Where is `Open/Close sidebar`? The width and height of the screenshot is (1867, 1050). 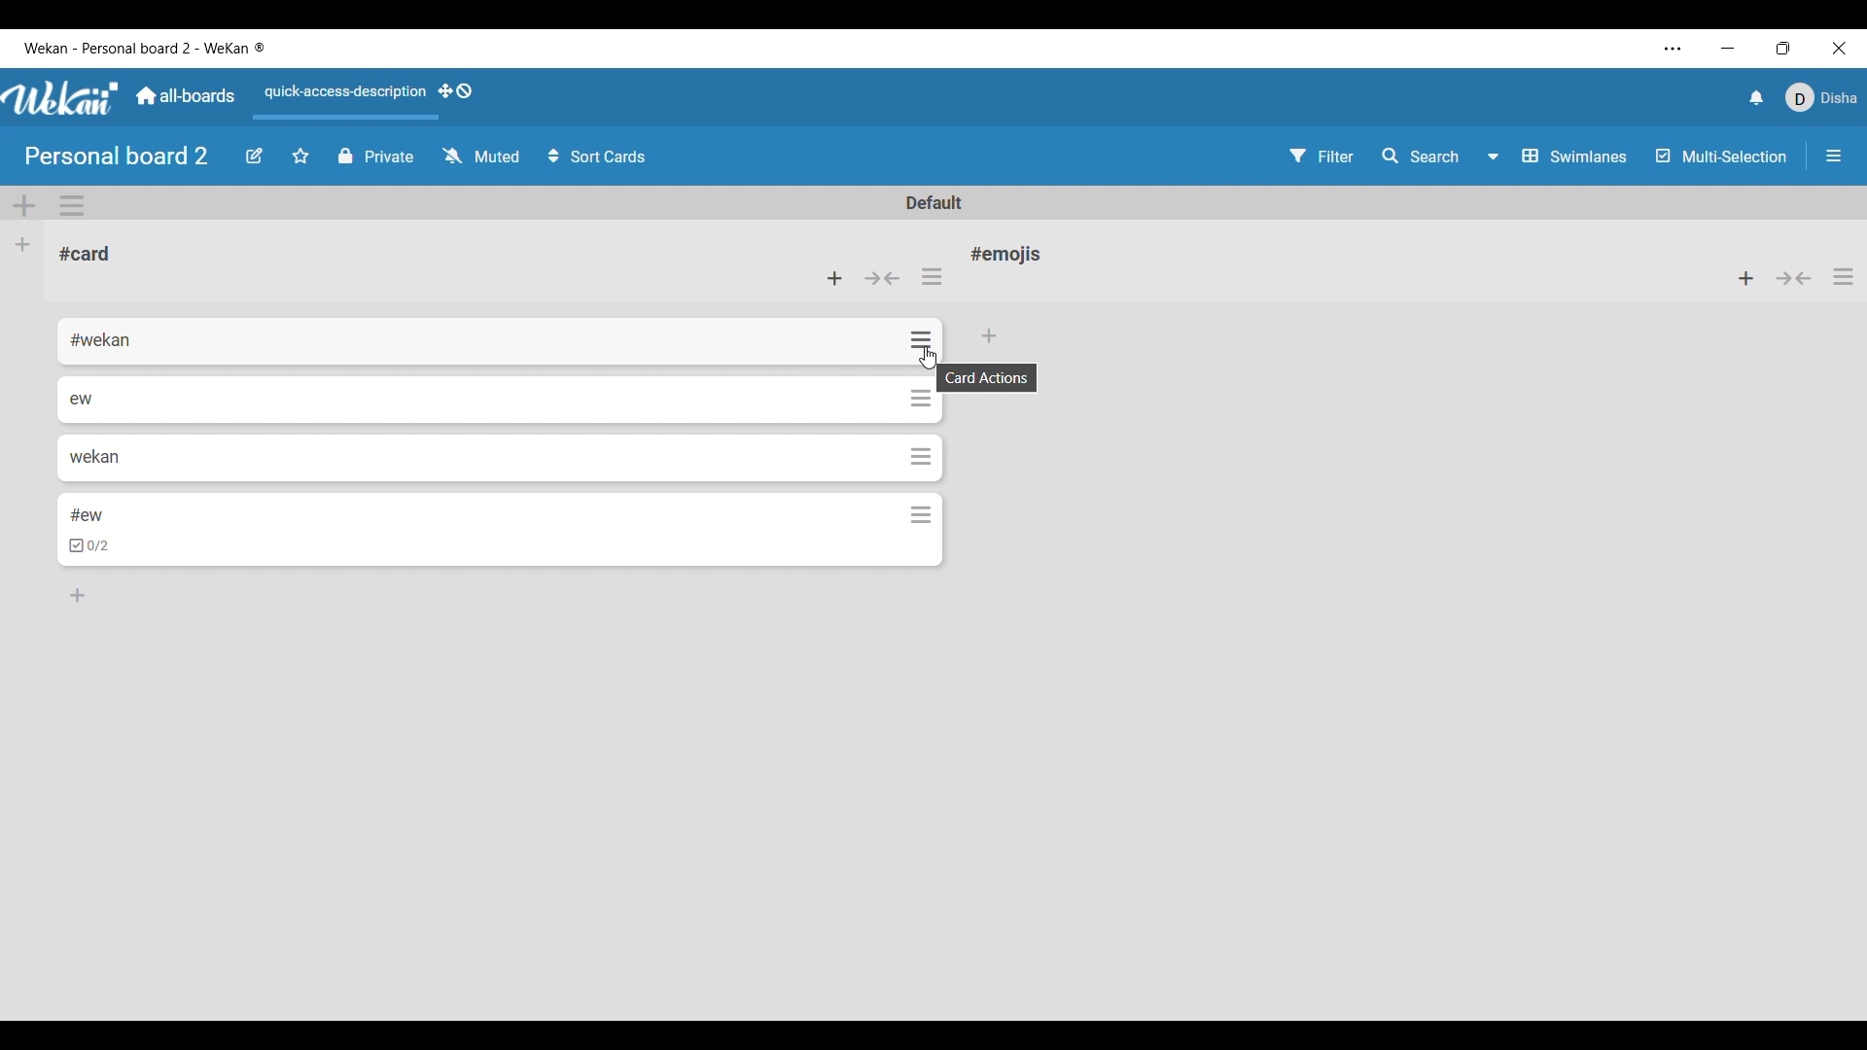
Open/Close sidebar is located at coordinates (1834, 156).